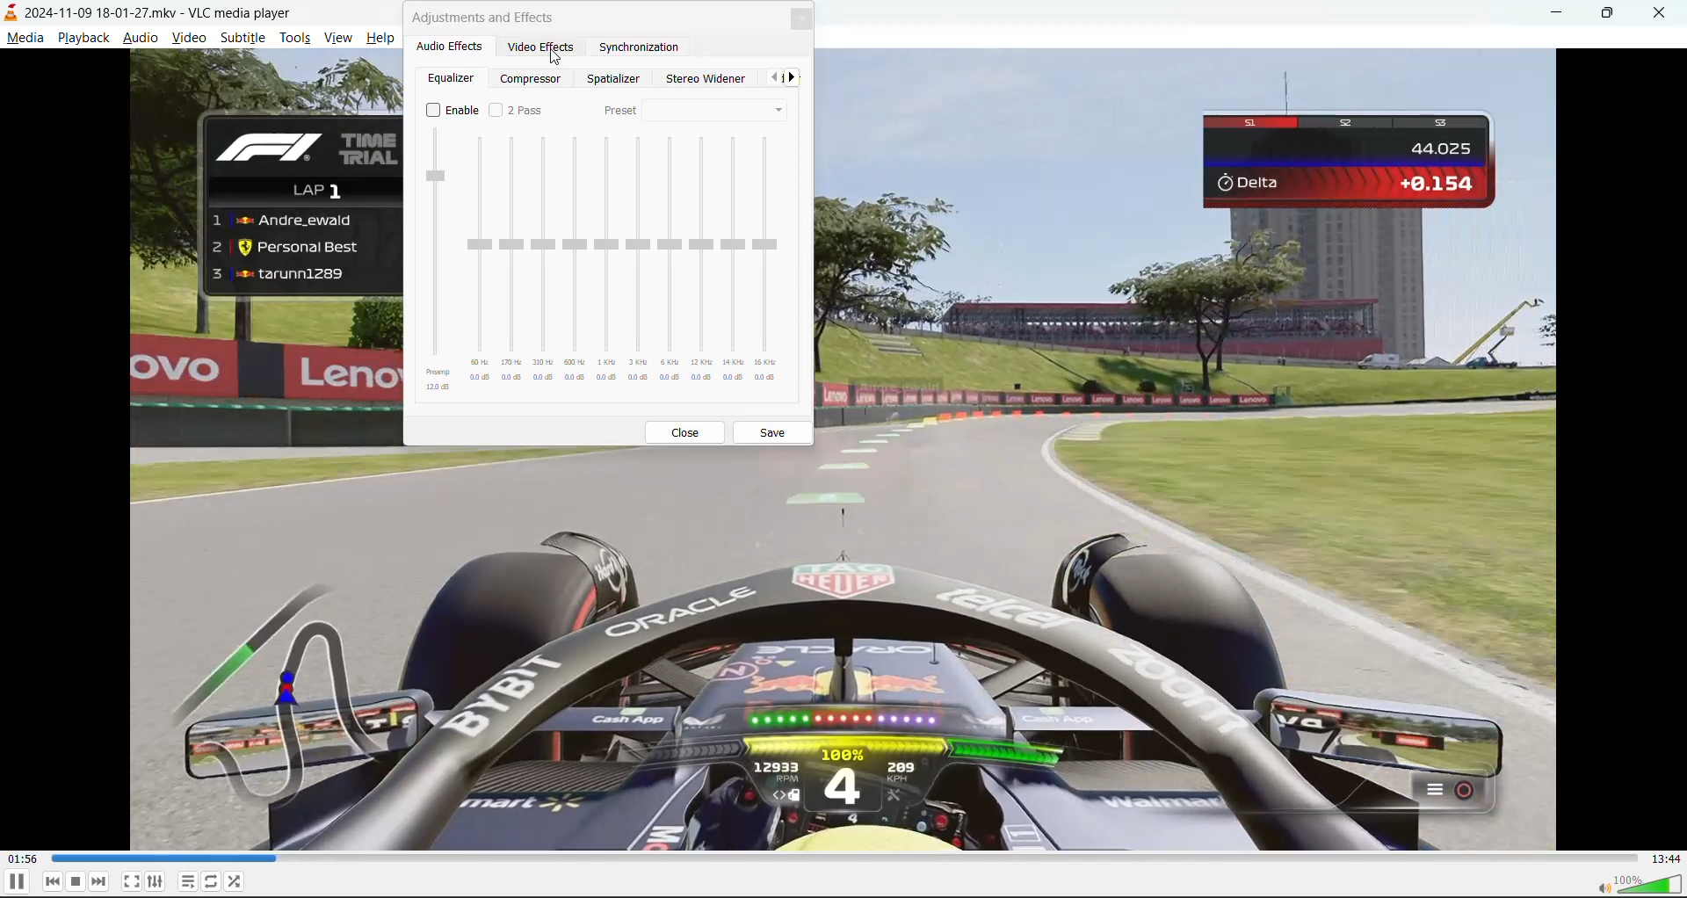 The width and height of the screenshot is (1687, 898). Describe the element at coordinates (16, 883) in the screenshot. I see `pause` at that location.